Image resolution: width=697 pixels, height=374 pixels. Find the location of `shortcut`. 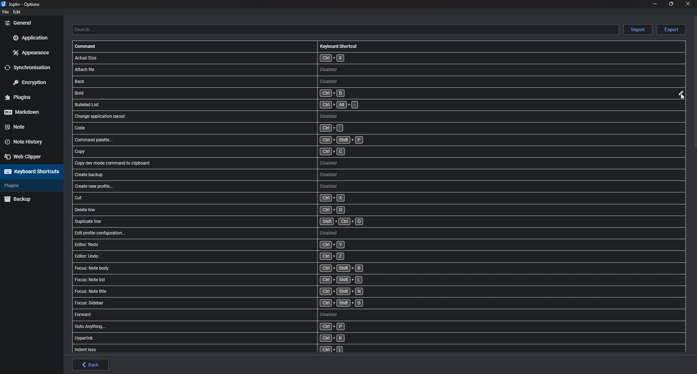

shortcut is located at coordinates (248, 186).